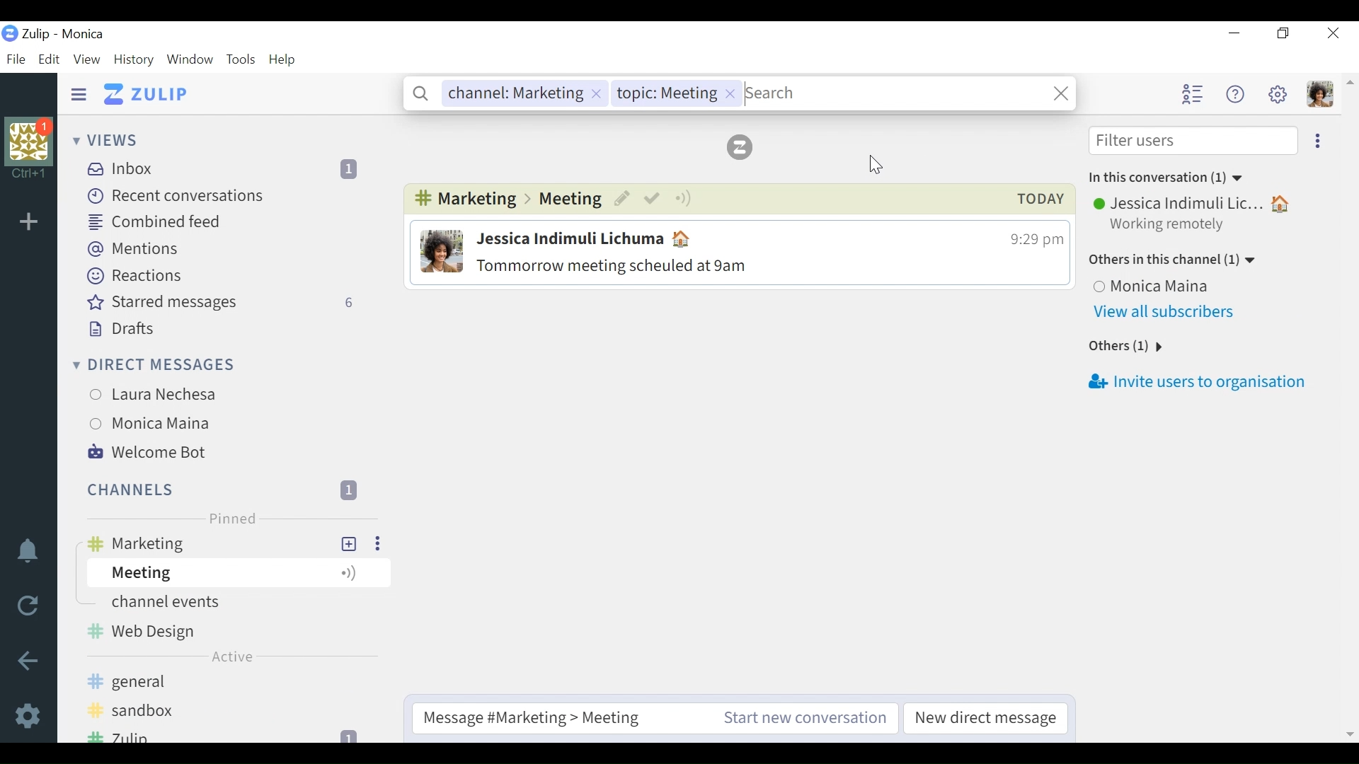 This screenshot has width=1359, height=764. Describe the element at coordinates (237, 658) in the screenshot. I see `Active` at that location.